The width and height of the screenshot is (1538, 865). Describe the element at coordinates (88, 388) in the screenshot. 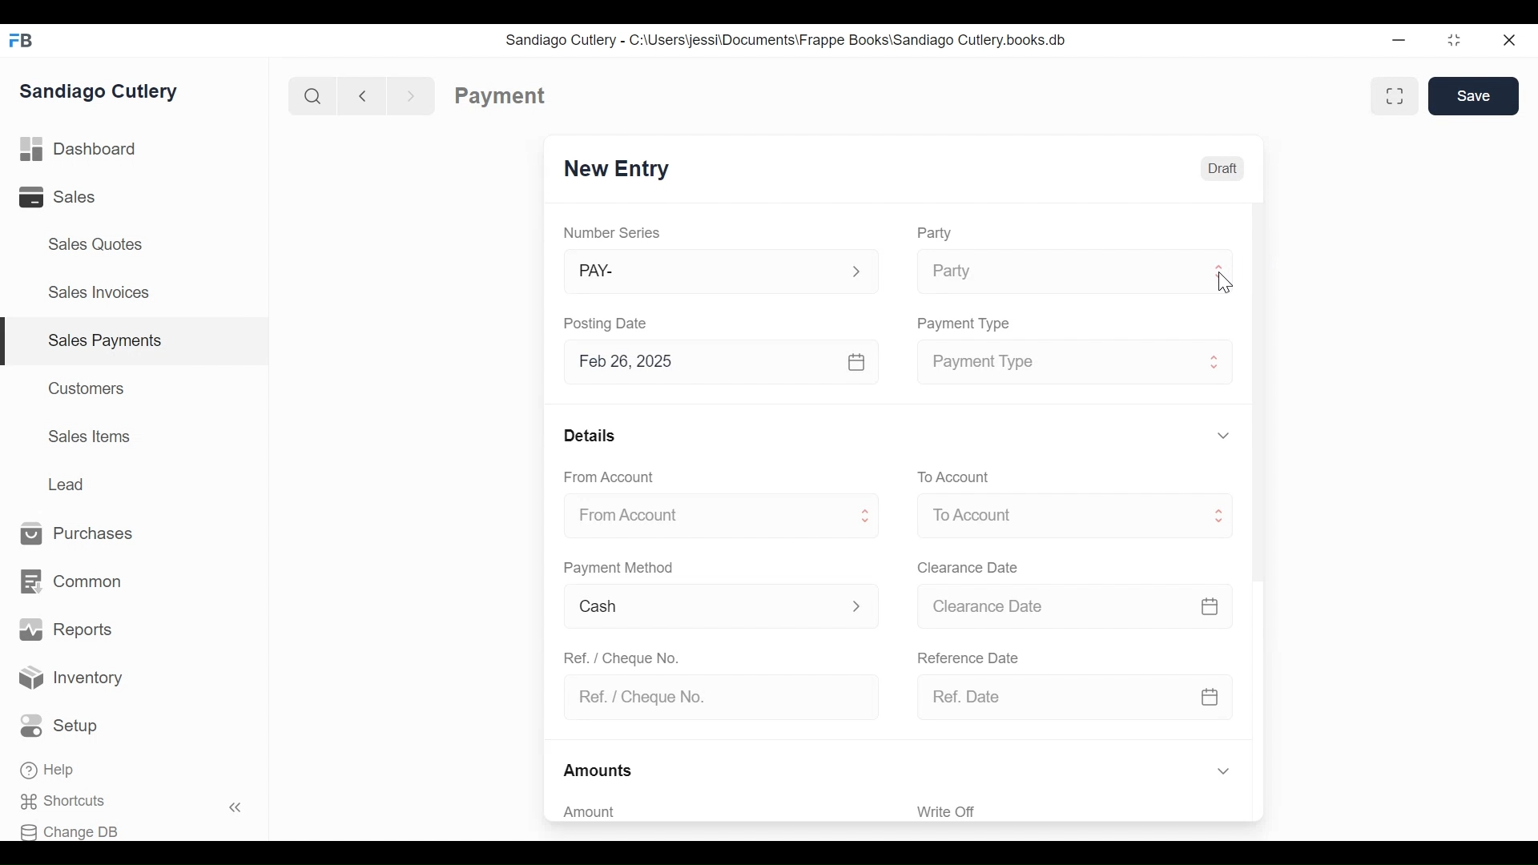

I see `Customers` at that location.